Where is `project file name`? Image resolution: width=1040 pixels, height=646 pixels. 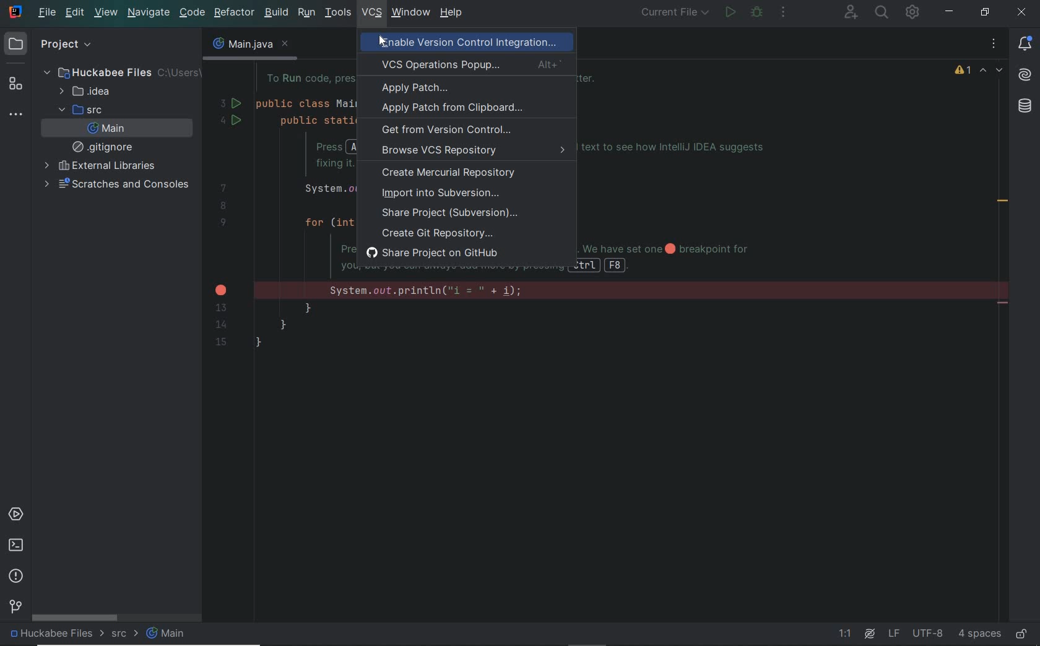
project file name is located at coordinates (52, 636).